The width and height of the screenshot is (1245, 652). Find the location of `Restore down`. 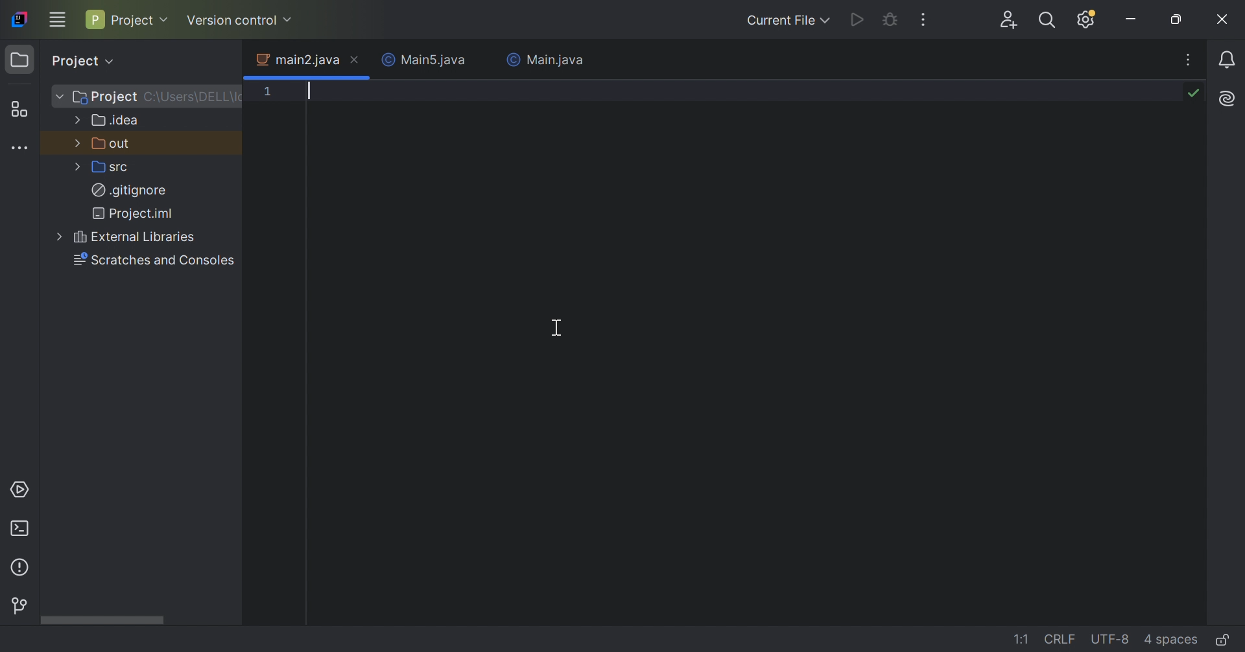

Restore down is located at coordinates (1181, 19).